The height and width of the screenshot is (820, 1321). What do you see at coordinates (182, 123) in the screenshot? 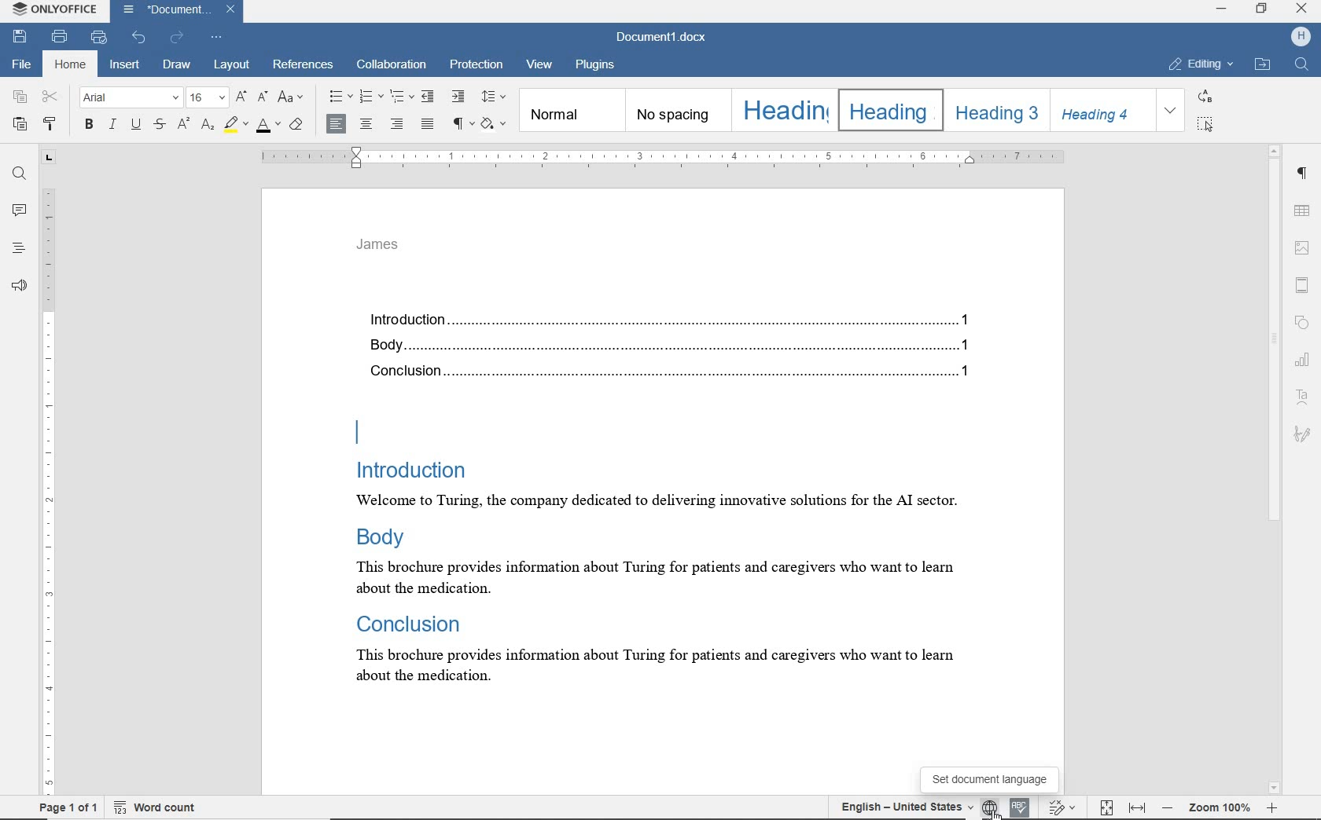
I see `superscript` at bounding box center [182, 123].